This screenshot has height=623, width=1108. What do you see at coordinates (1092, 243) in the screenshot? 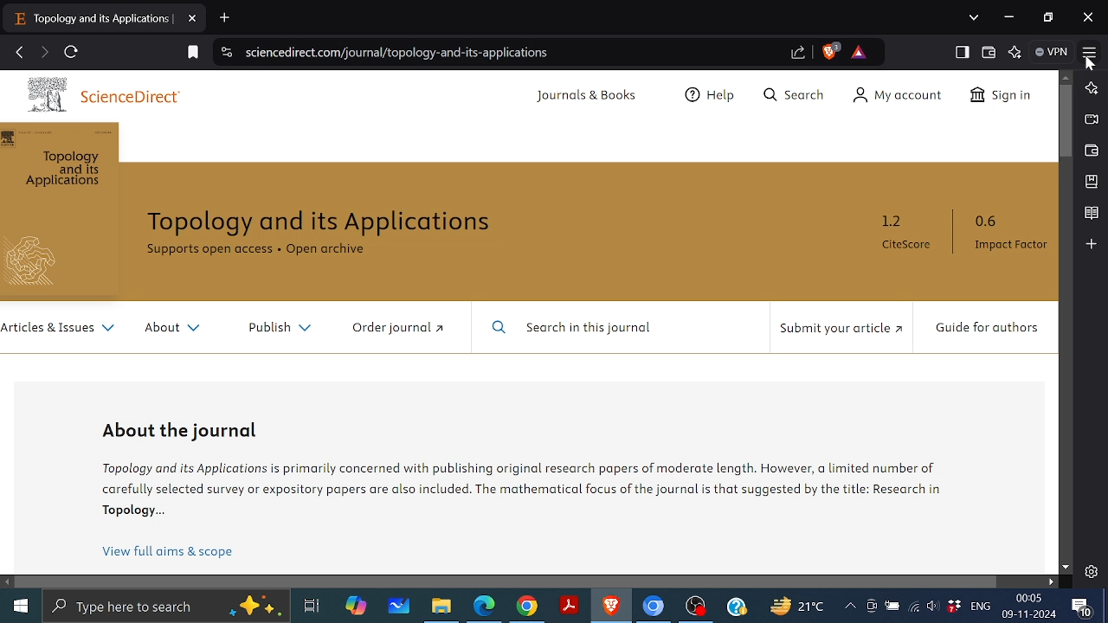
I see `Add sidebar` at bounding box center [1092, 243].